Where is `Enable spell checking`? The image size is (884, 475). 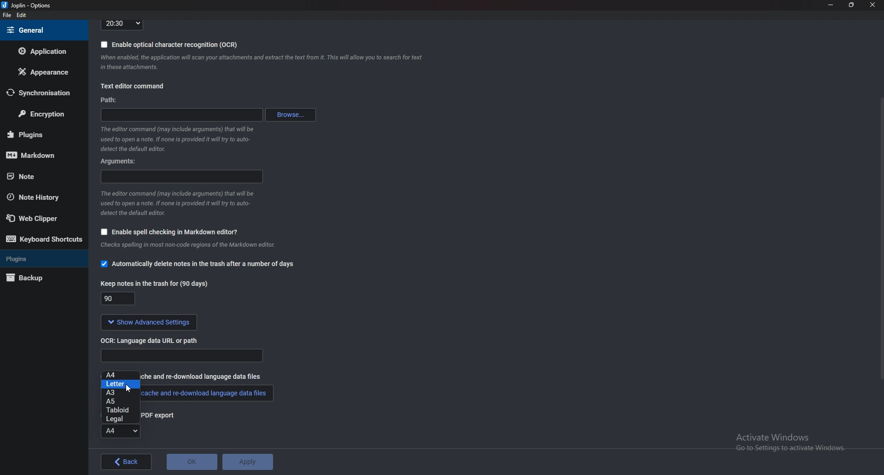
Enable spell checking is located at coordinates (167, 233).